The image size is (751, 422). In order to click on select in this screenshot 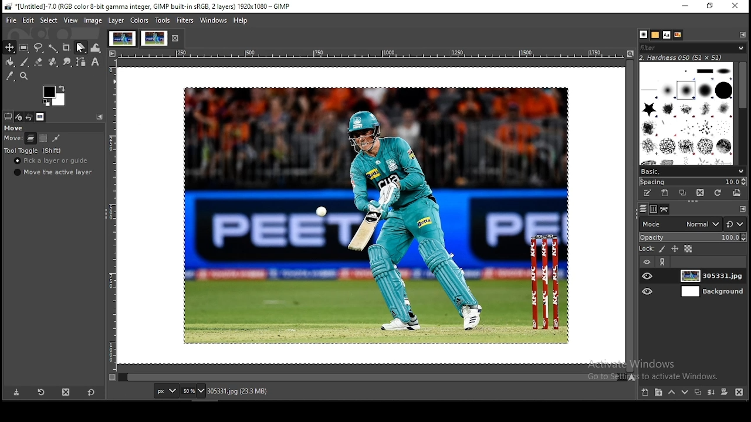, I will do `click(49, 19)`.